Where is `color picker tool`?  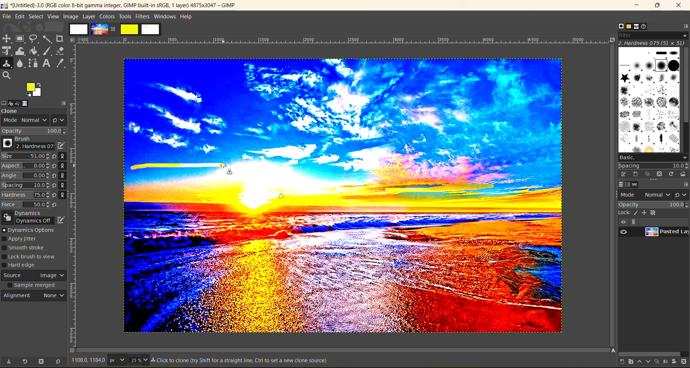
color picker tool is located at coordinates (61, 63).